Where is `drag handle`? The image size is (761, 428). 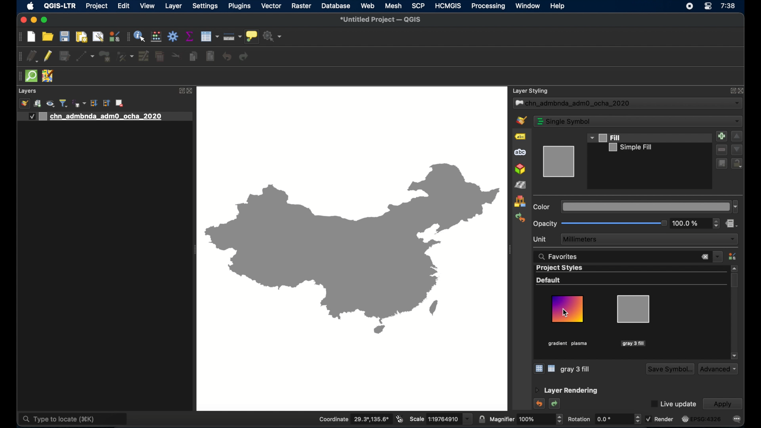
drag handle is located at coordinates (510, 250).